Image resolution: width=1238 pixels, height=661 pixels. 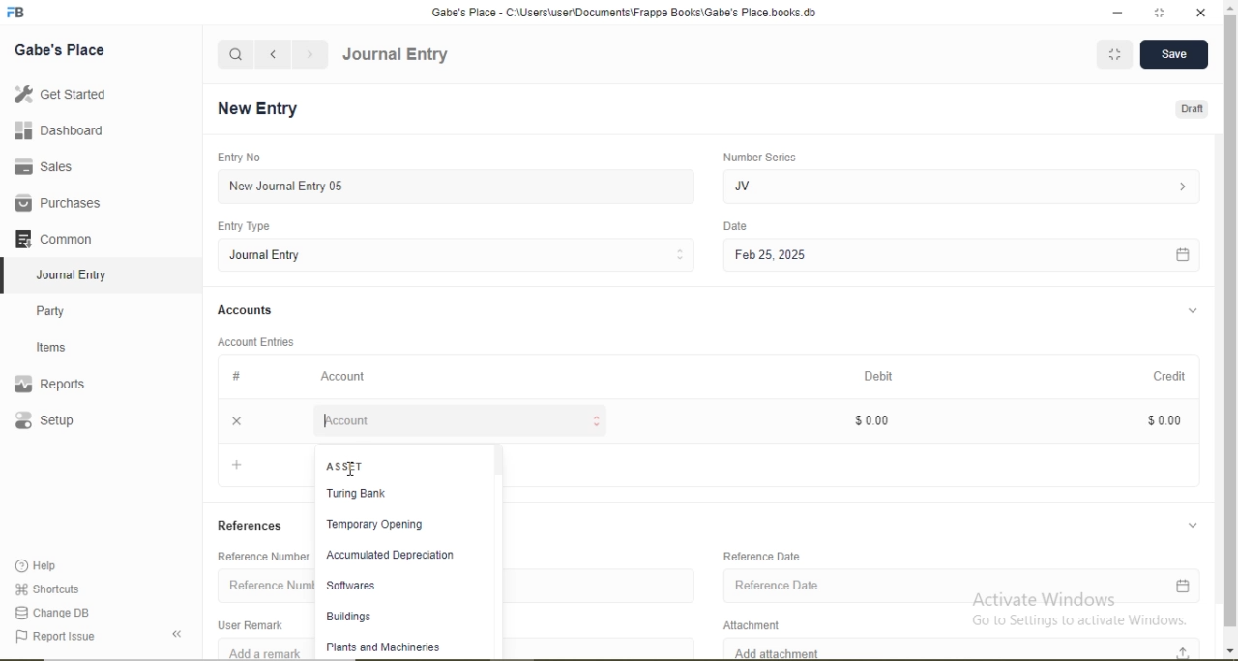 I want to click on Accumulated Depreciation, so click(x=391, y=556).